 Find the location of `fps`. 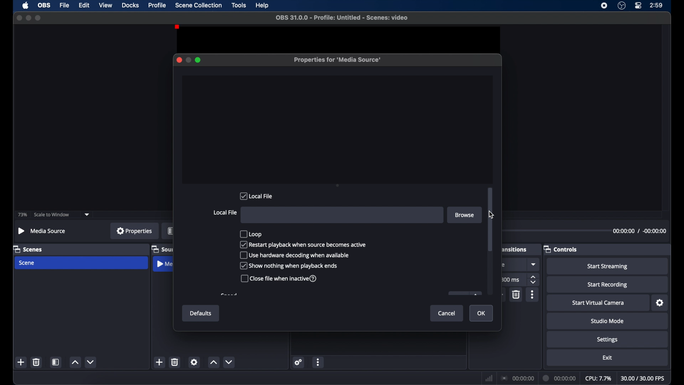

fps is located at coordinates (643, 378).